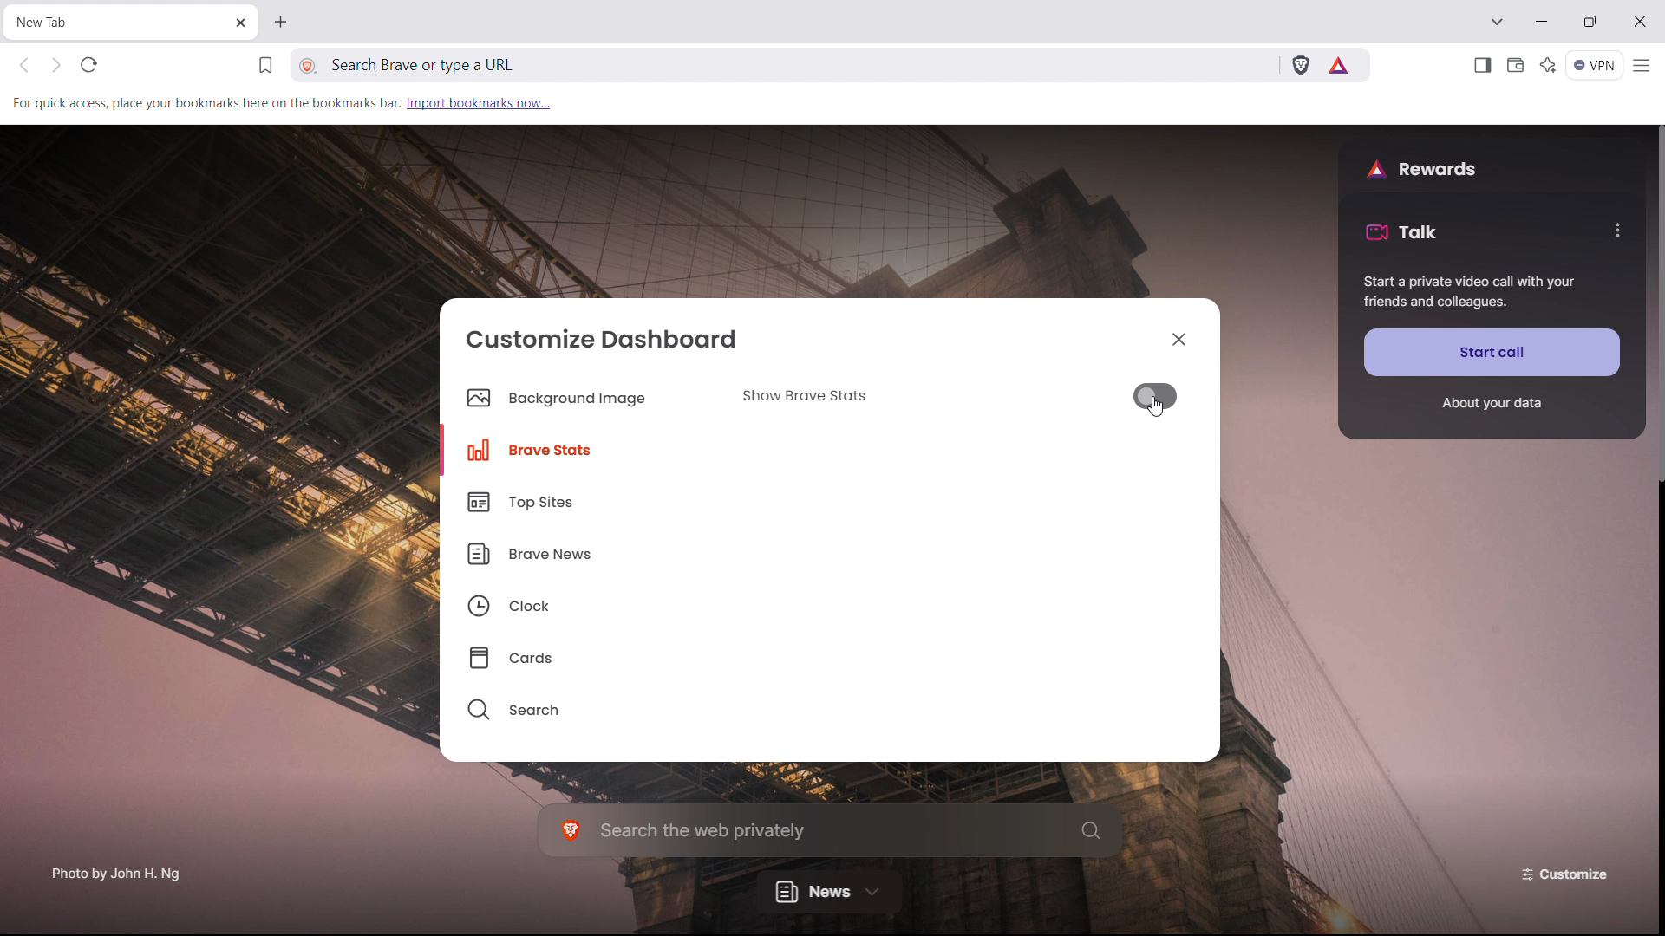  Describe the element at coordinates (1491, 404) in the screenshot. I see `About your data` at that location.